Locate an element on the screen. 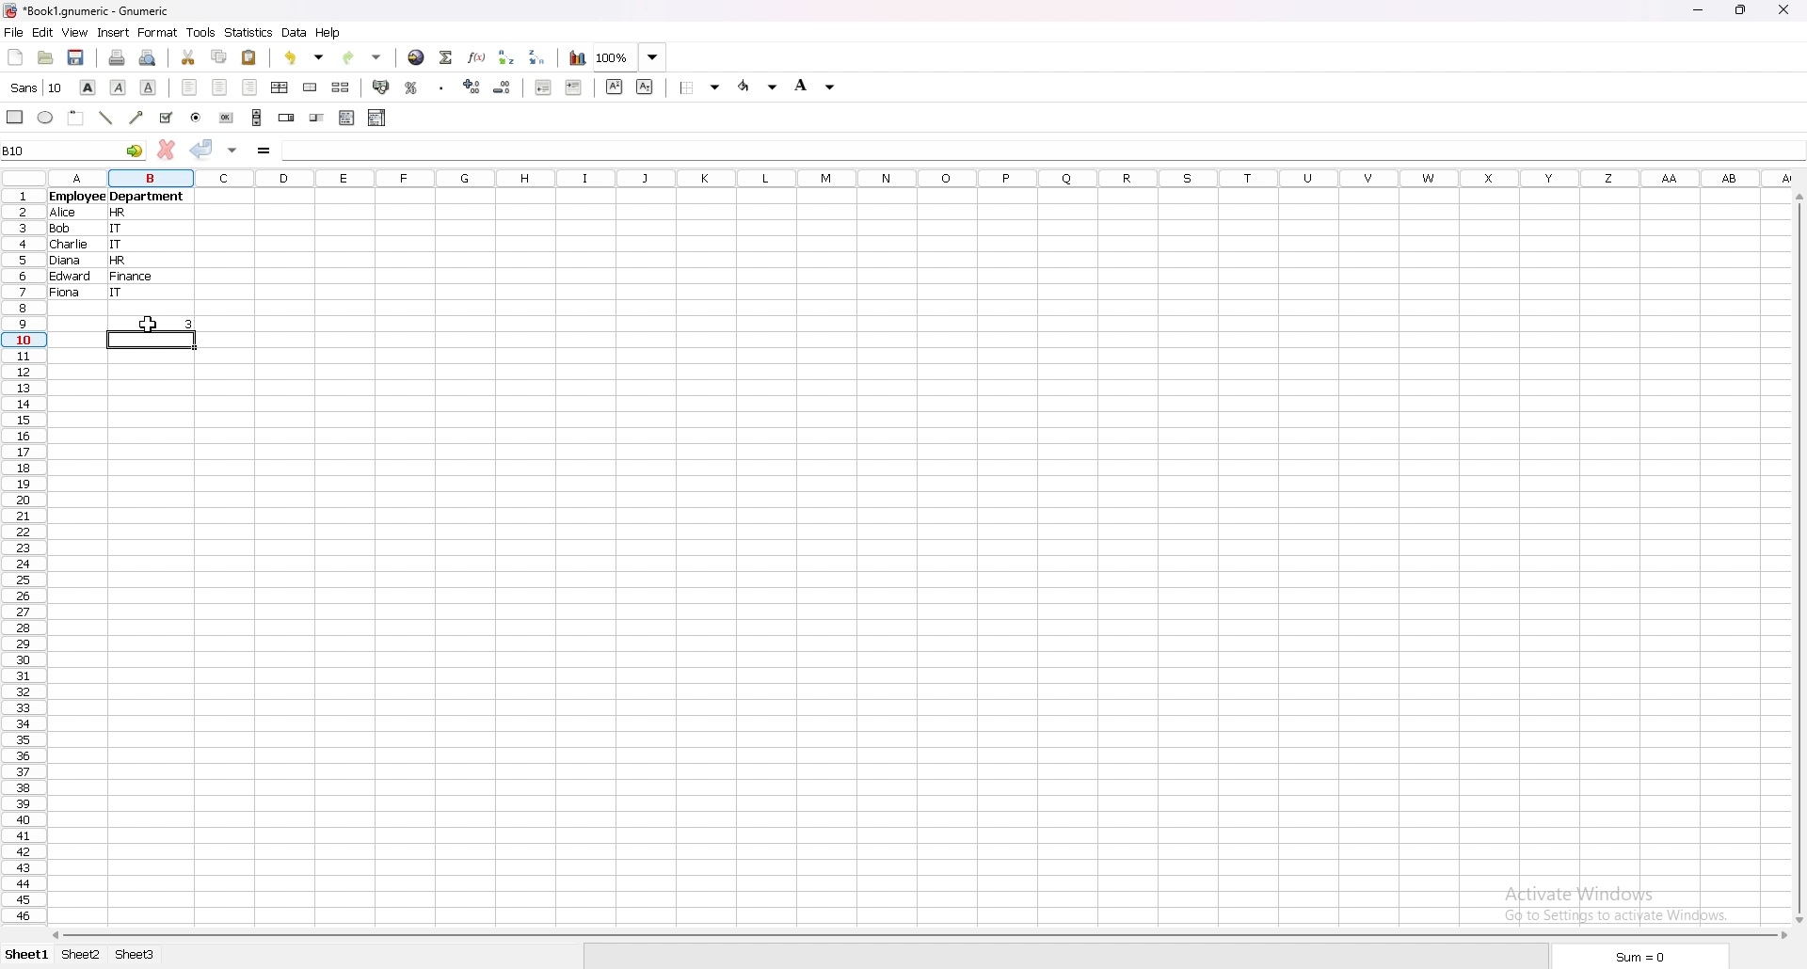  format is located at coordinates (158, 33).